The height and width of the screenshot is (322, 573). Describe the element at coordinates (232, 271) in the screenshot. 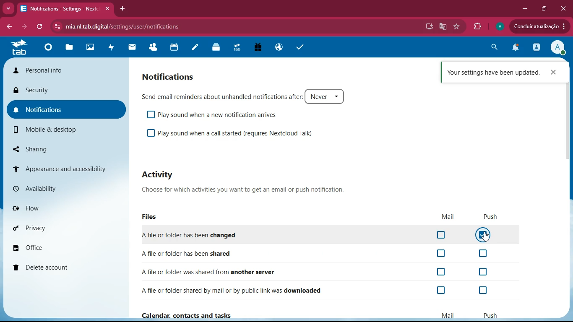

I see `another server` at that location.